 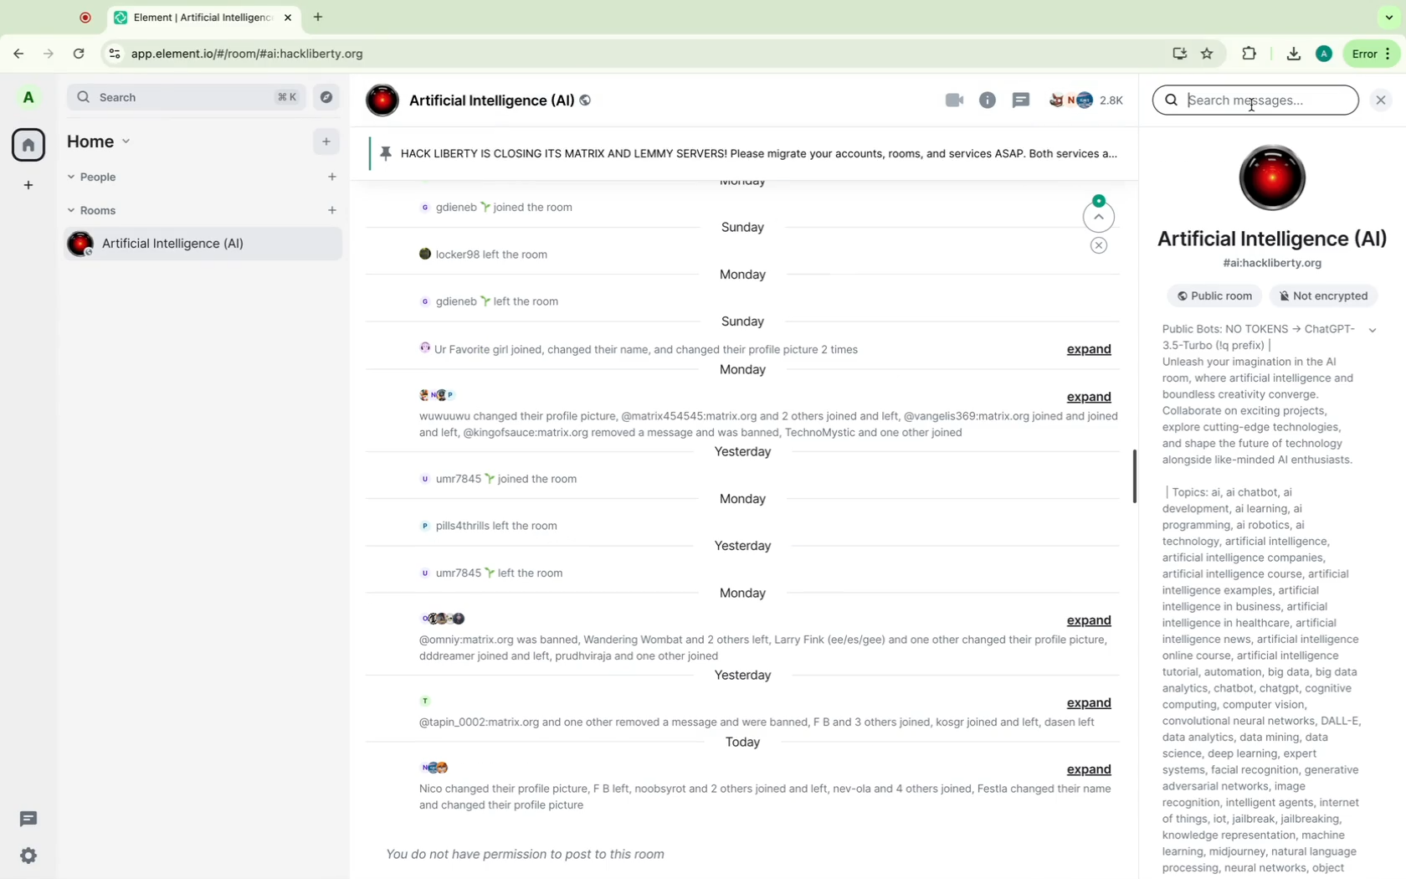 What do you see at coordinates (30, 819) in the screenshot?
I see `threads` at bounding box center [30, 819].